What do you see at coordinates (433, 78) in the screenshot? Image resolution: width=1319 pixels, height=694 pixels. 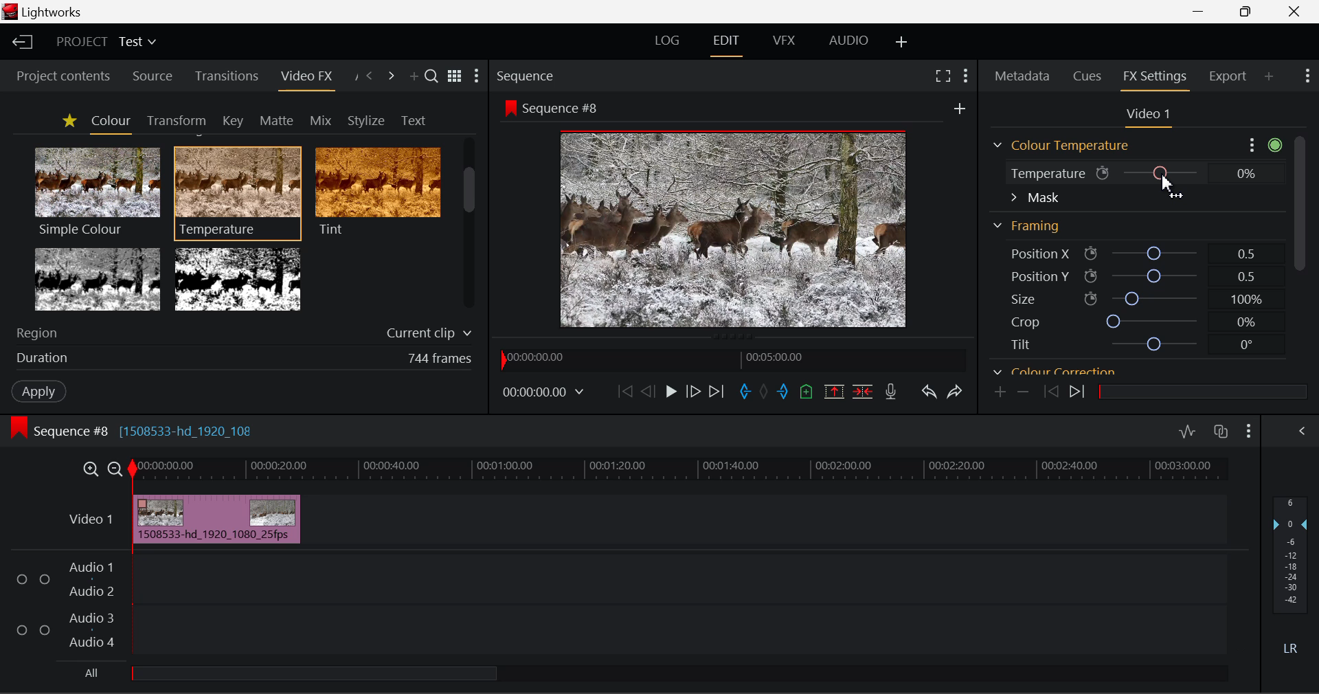 I see `Search` at bounding box center [433, 78].